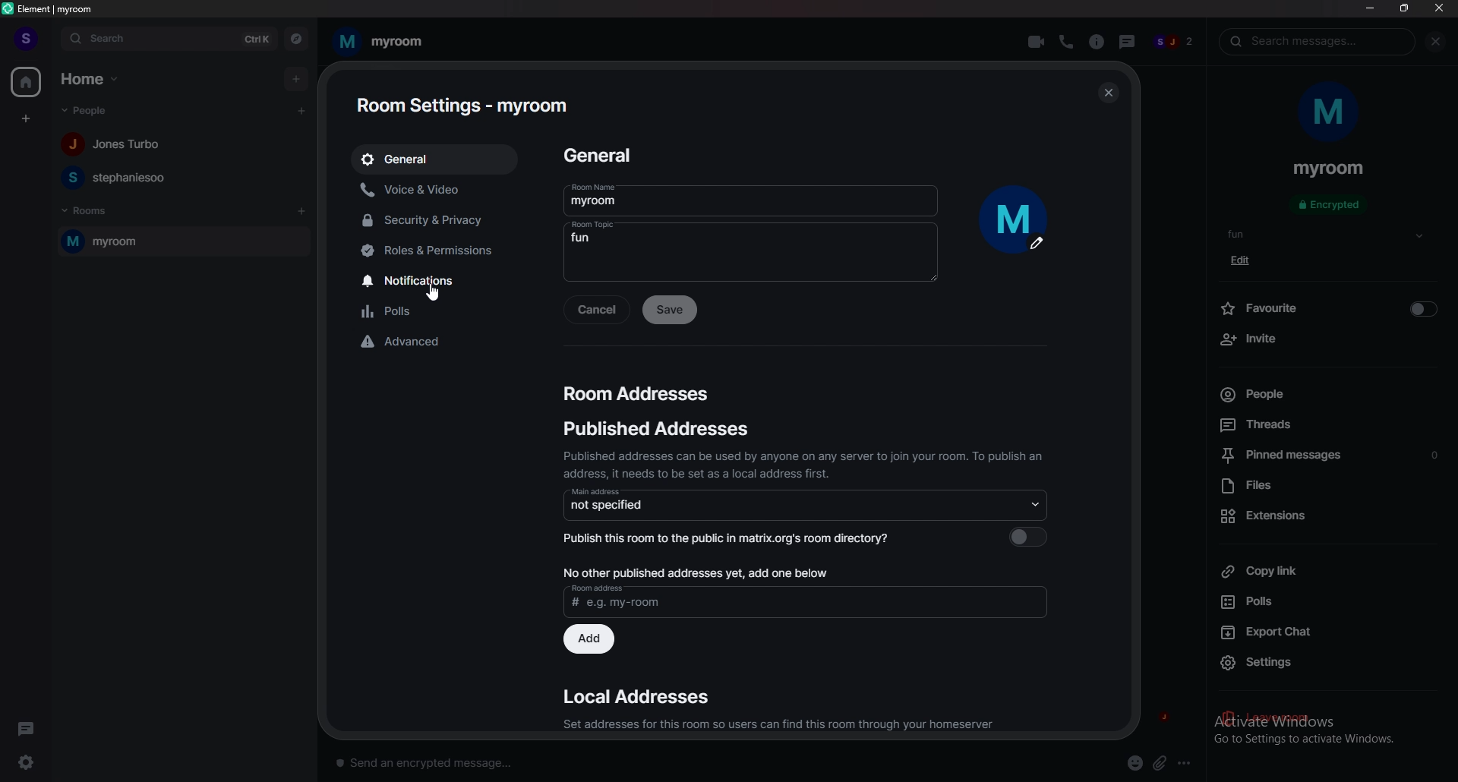 This screenshot has height=782, width=1458. I want to click on home, so click(91, 80).